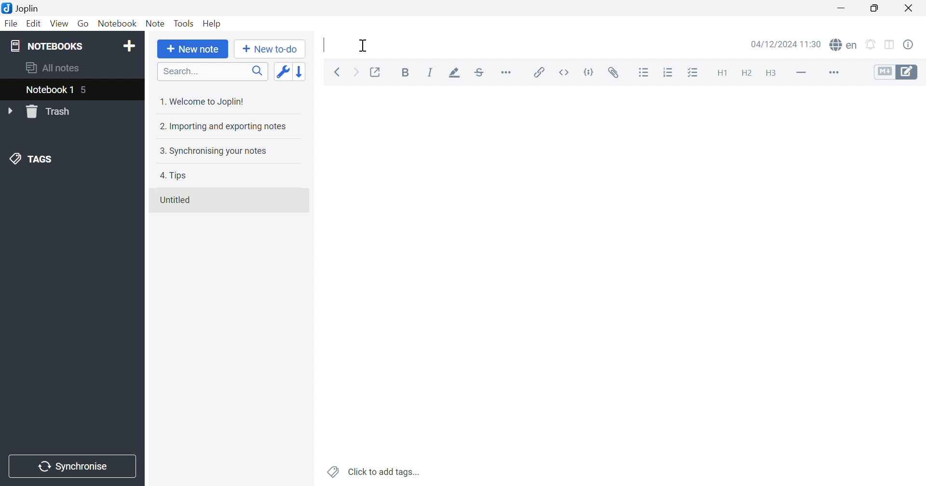 This screenshot has width=926, height=486. Describe the element at coordinates (773, 72) in the screenshot. I see `Heading 3` at that location.